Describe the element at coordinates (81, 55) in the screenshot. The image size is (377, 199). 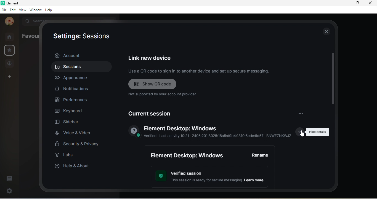
I see `account` at that location.